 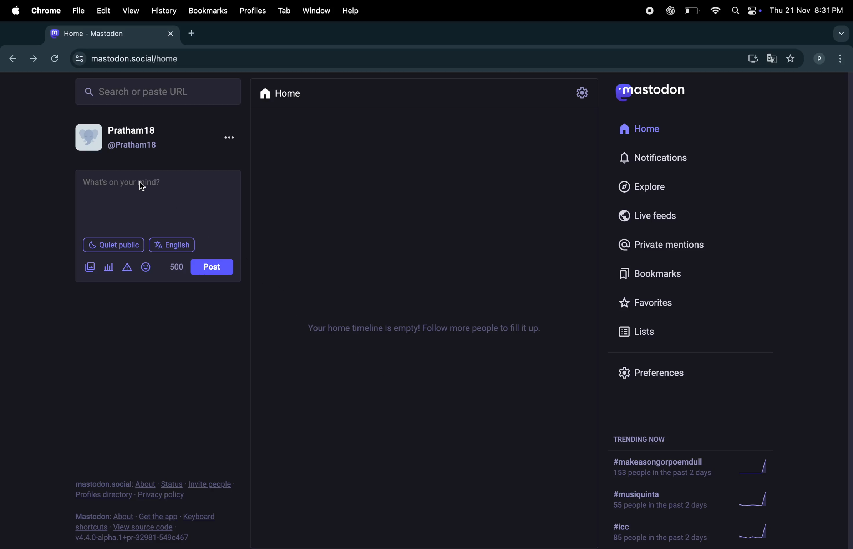 I want to click on graph, so click(x=756, y=467).